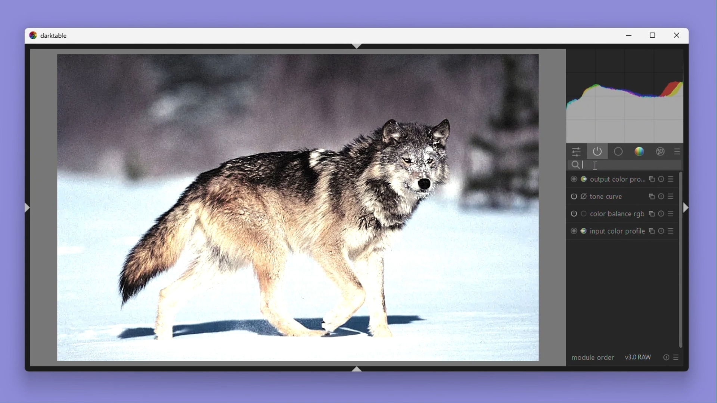 The width and height of the screenshot is (717, 403). What do you see at coordinates (652, 179) in the screenshot?
I see `copy` at bounding box center [652, 179].